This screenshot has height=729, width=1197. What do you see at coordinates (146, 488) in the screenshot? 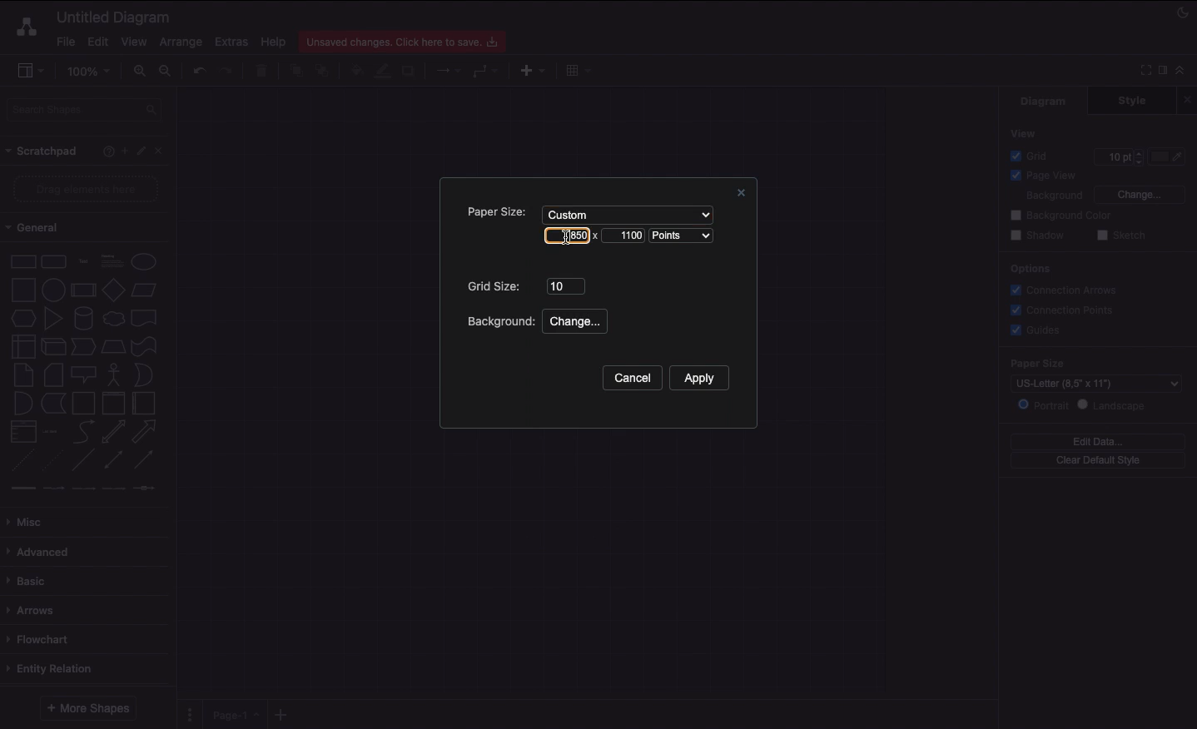
I see `connector 5` at bounding box center [146, 488].